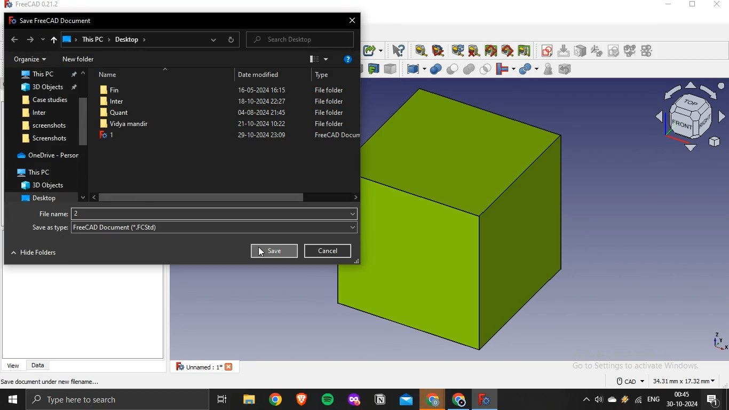  Describe the element at coordinates (627, 400) in the screenshot. I see `winamp agent` at that location.